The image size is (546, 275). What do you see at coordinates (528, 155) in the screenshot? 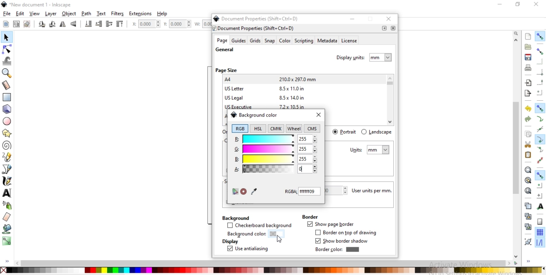
I see `paste` at bounding box center [528, 155].